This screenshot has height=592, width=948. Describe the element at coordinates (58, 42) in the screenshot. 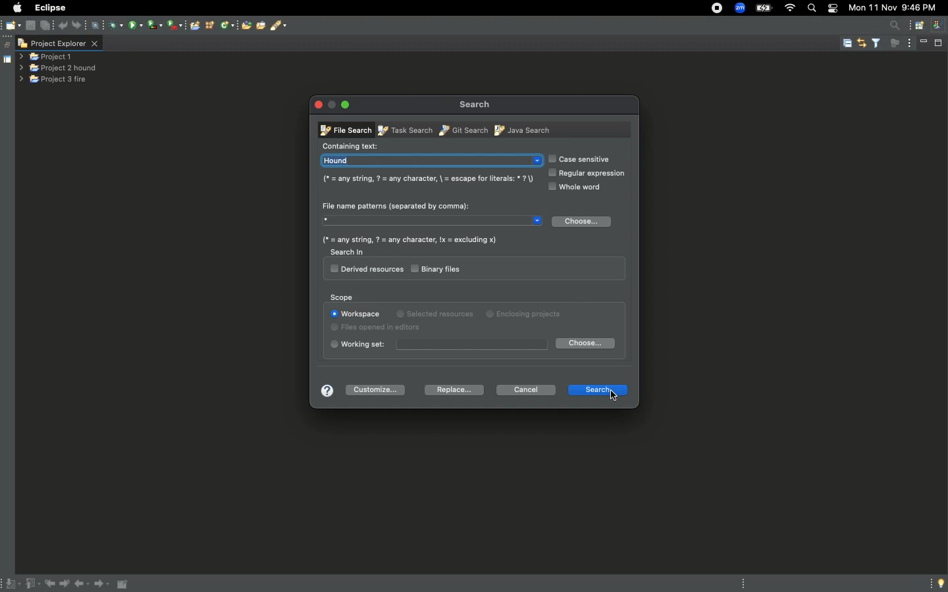

I see `project explorer` at that location.